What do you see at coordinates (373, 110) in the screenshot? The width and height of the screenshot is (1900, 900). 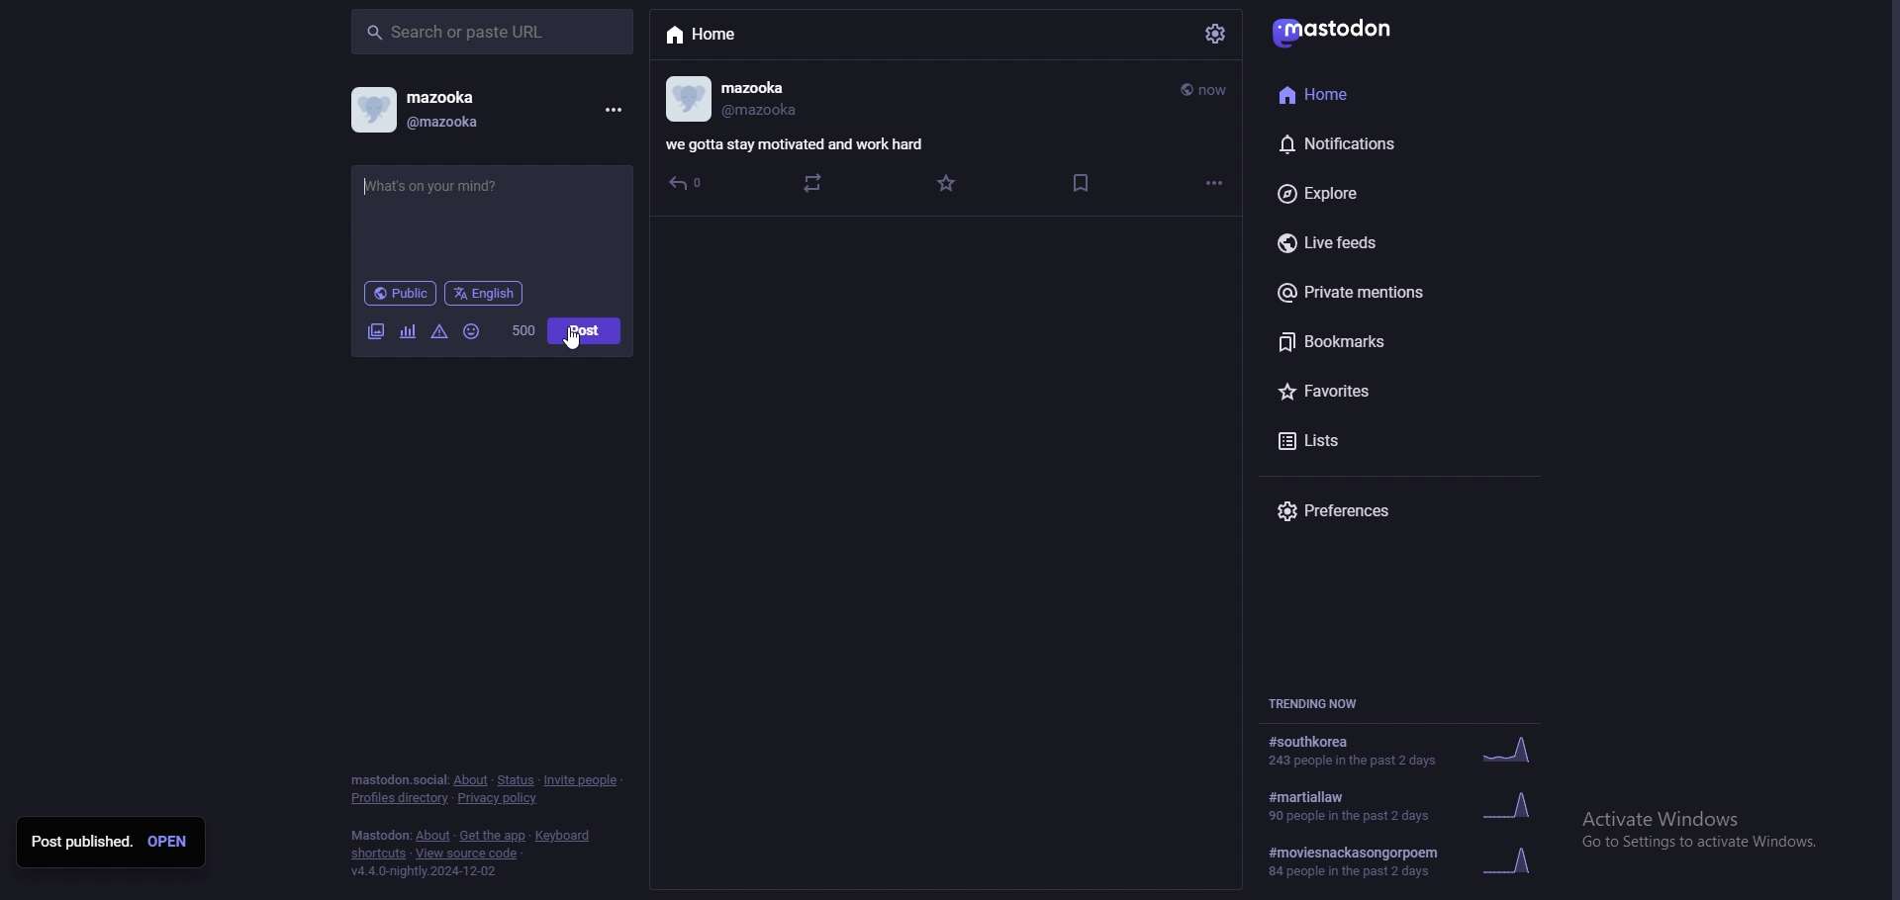 I see `profile` at bounding box center [373, 110].